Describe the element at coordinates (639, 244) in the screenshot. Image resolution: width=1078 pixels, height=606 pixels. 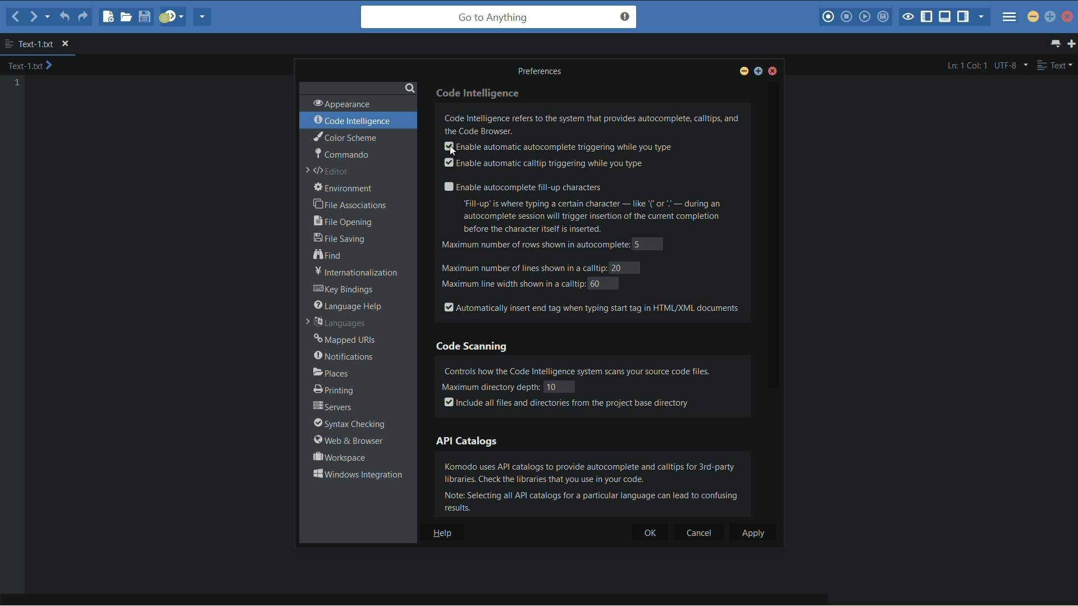
I see `5` at that location.